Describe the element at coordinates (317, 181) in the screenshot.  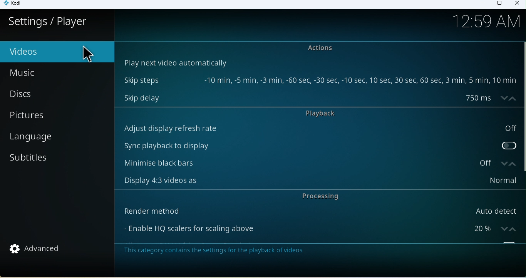
I see `Display 4:3 videos as` at that location.